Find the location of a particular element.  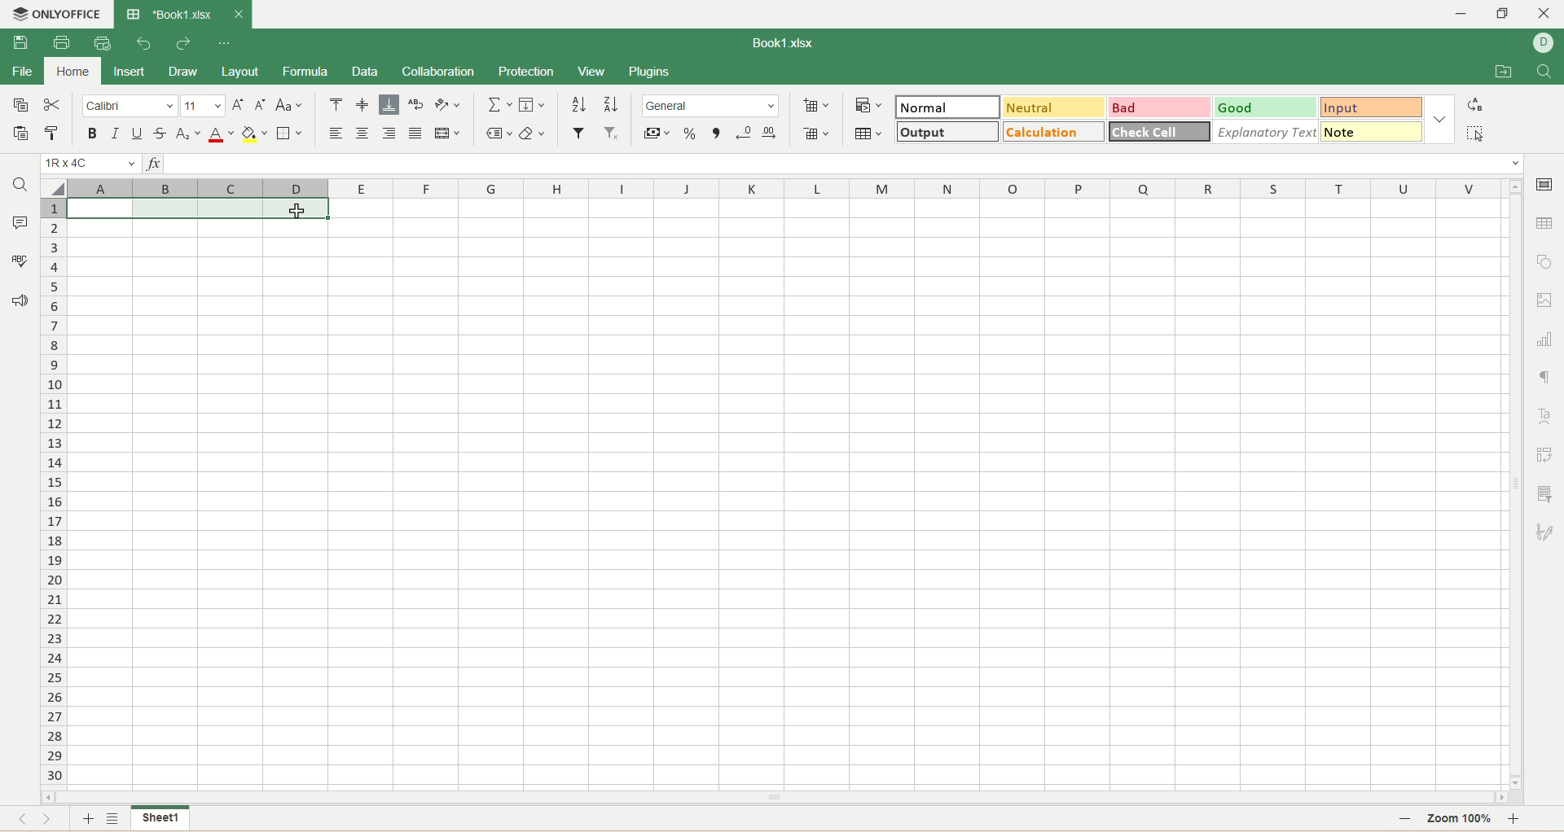

zoom in is located at coordinates (1522, 818).